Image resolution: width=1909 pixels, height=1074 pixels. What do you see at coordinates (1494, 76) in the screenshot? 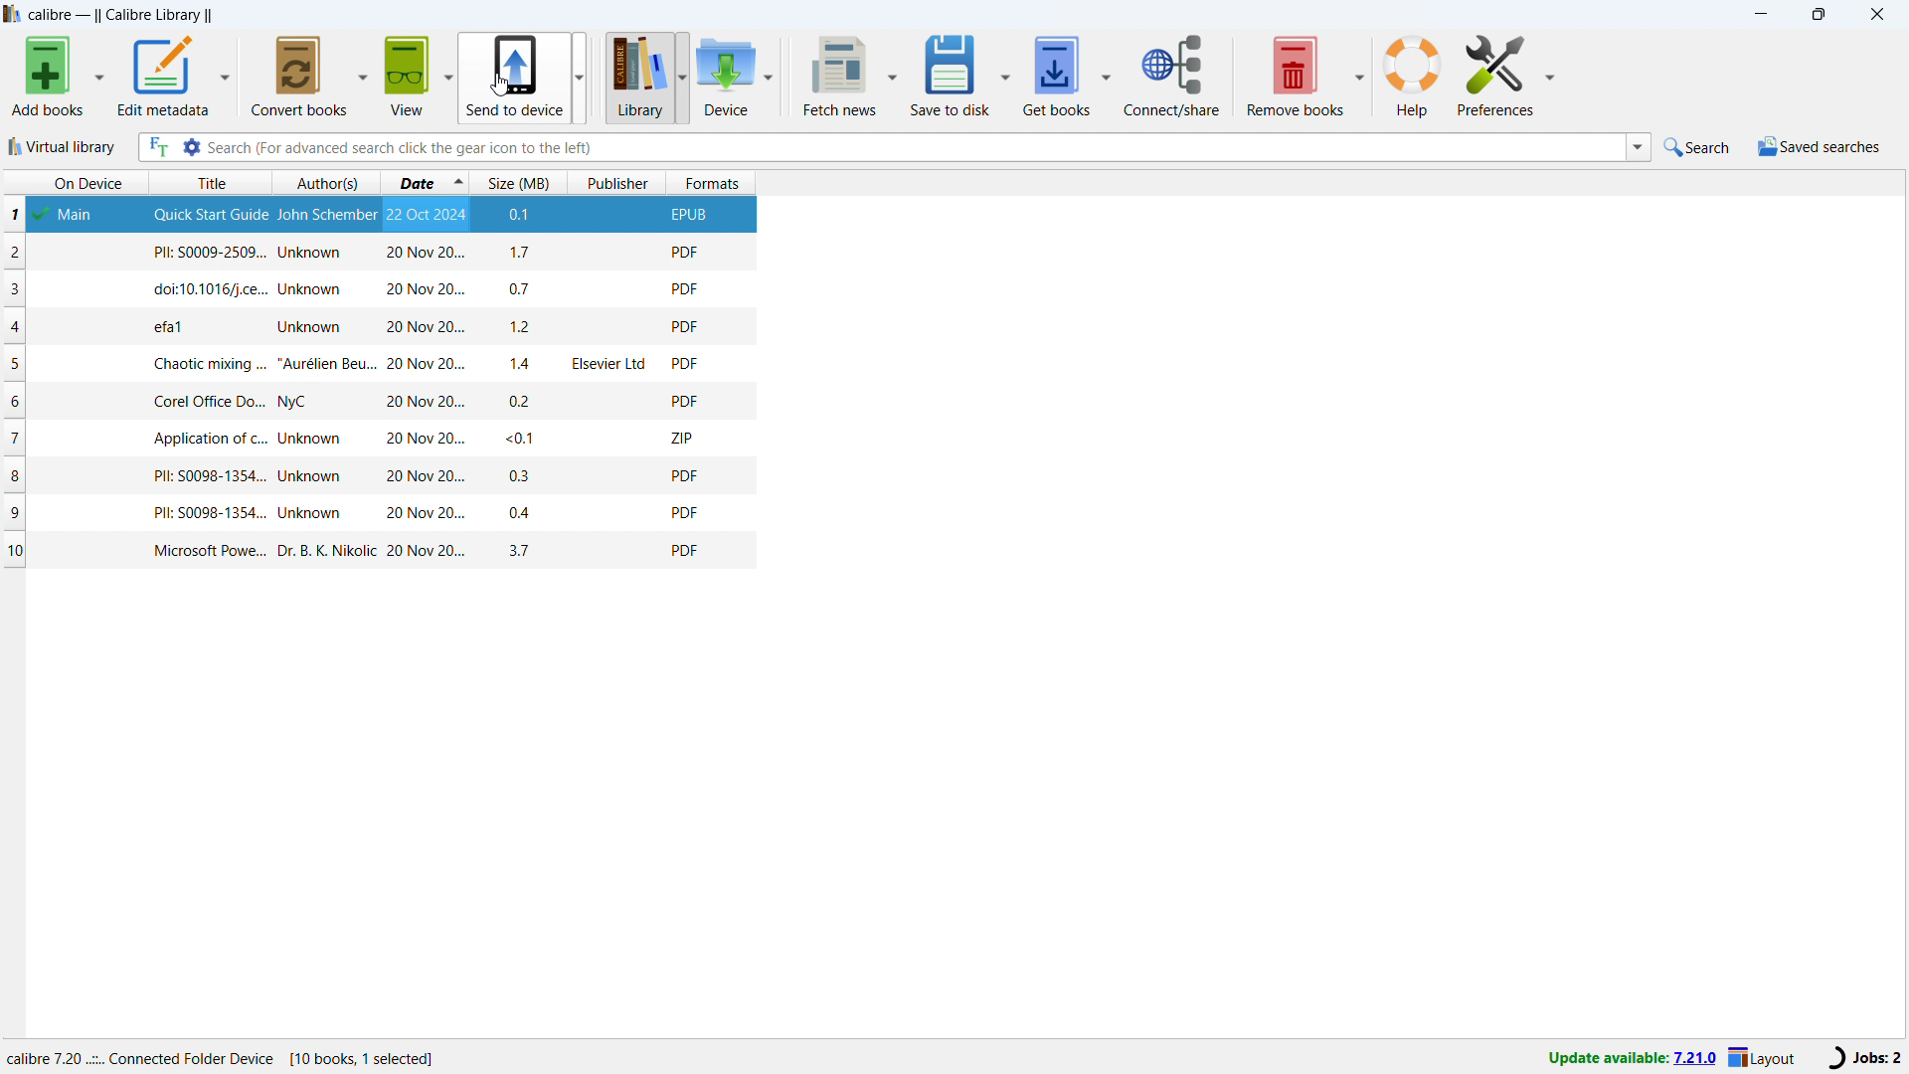
I see `preferences options` at bounding box center [1494, 76].